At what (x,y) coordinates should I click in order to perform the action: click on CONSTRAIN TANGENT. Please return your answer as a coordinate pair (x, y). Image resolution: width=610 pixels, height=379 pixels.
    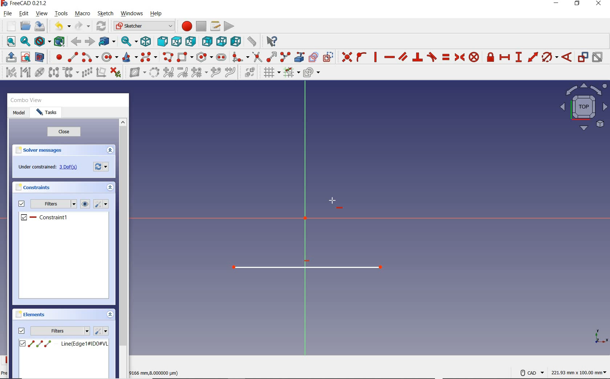
    Looking at the image, I should click on (432, 57).